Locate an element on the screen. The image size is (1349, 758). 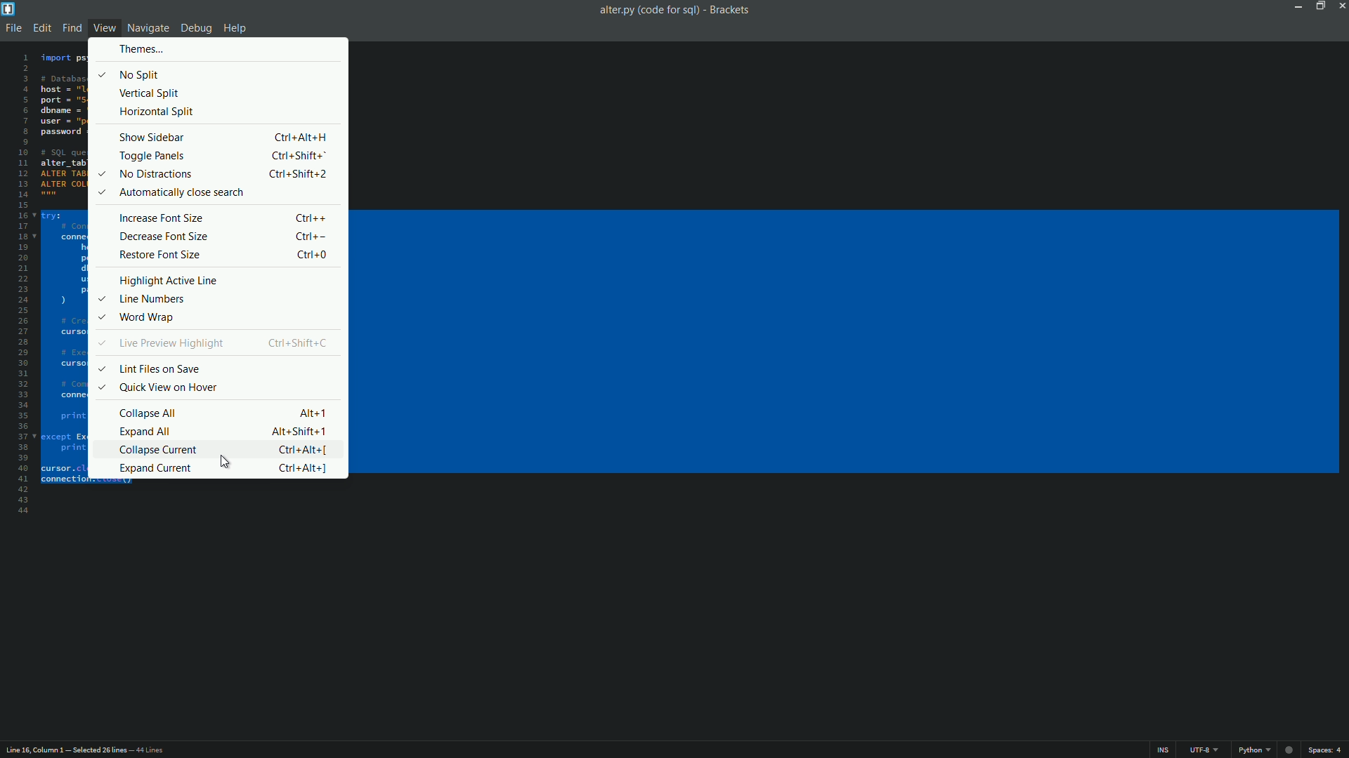
increase font size is located at coordinates (159, 218).